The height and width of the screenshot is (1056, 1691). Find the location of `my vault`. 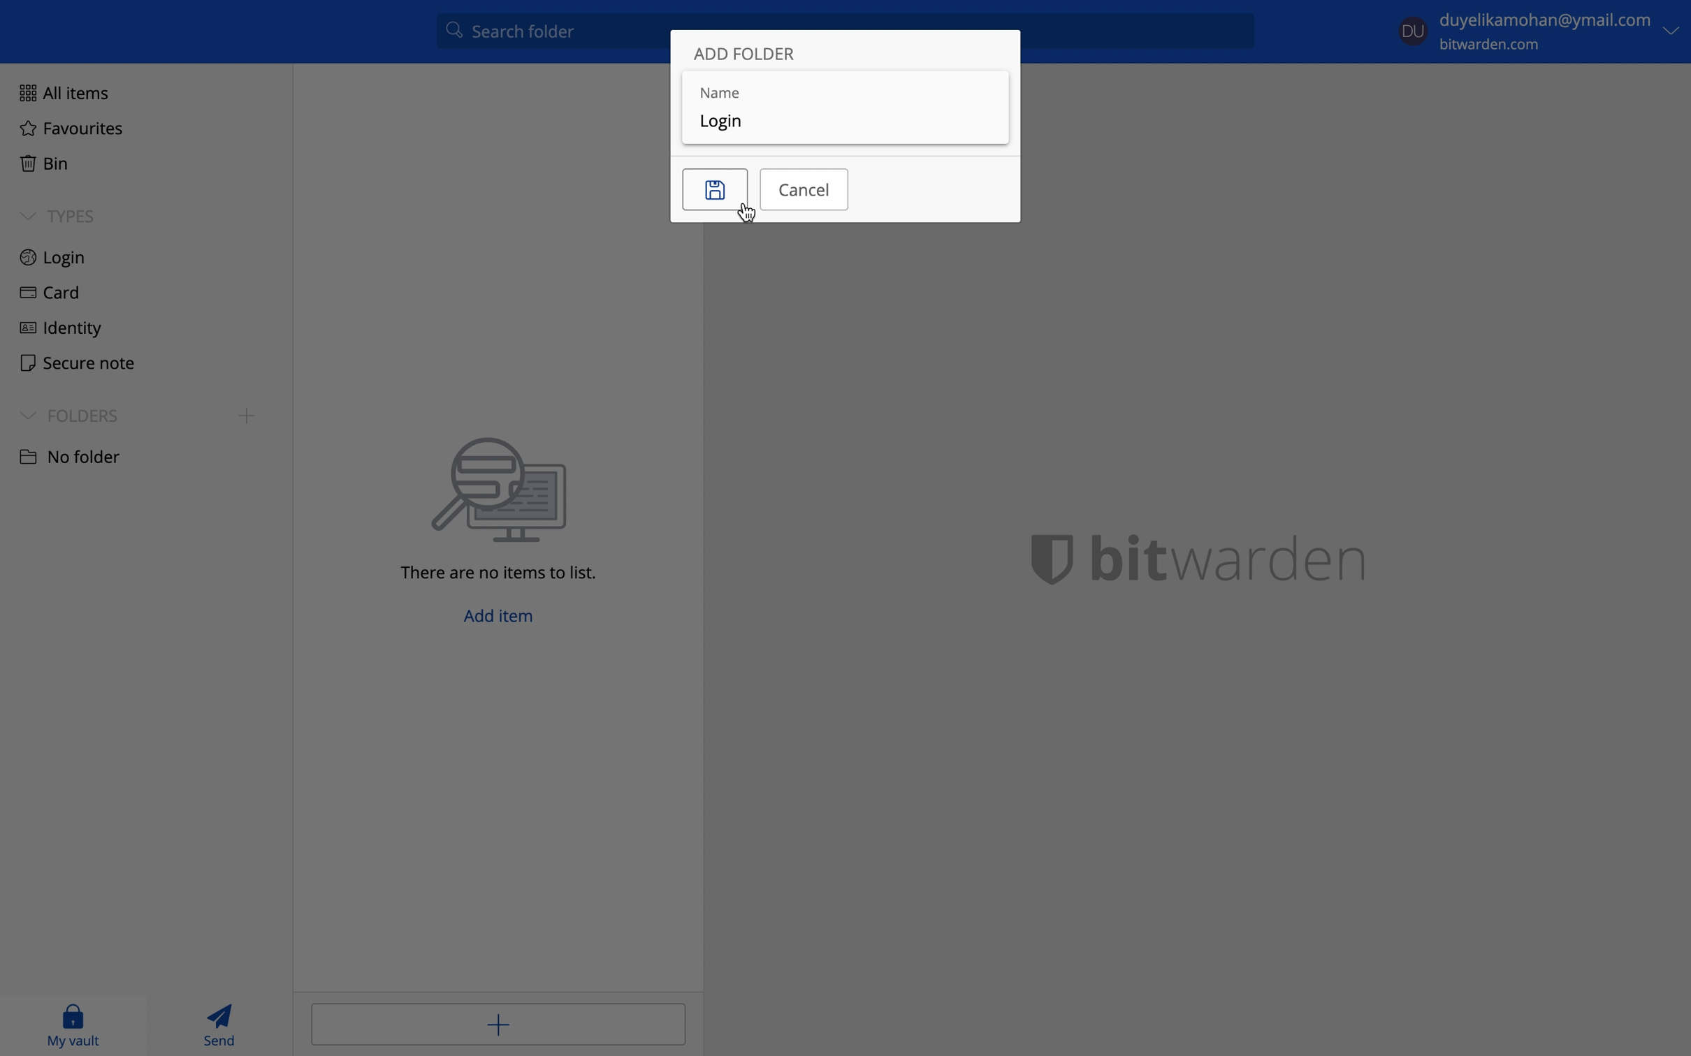

my vault is located at coordinates (73, 1025).